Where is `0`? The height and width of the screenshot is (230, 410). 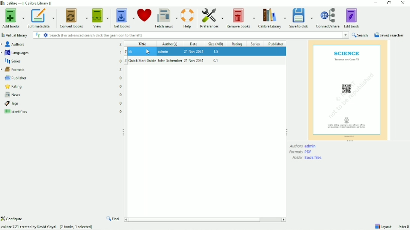 0 is located at coordinates (121, 111).